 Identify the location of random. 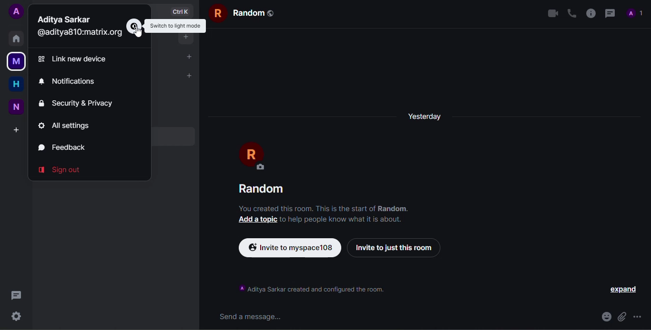
(264, 189).